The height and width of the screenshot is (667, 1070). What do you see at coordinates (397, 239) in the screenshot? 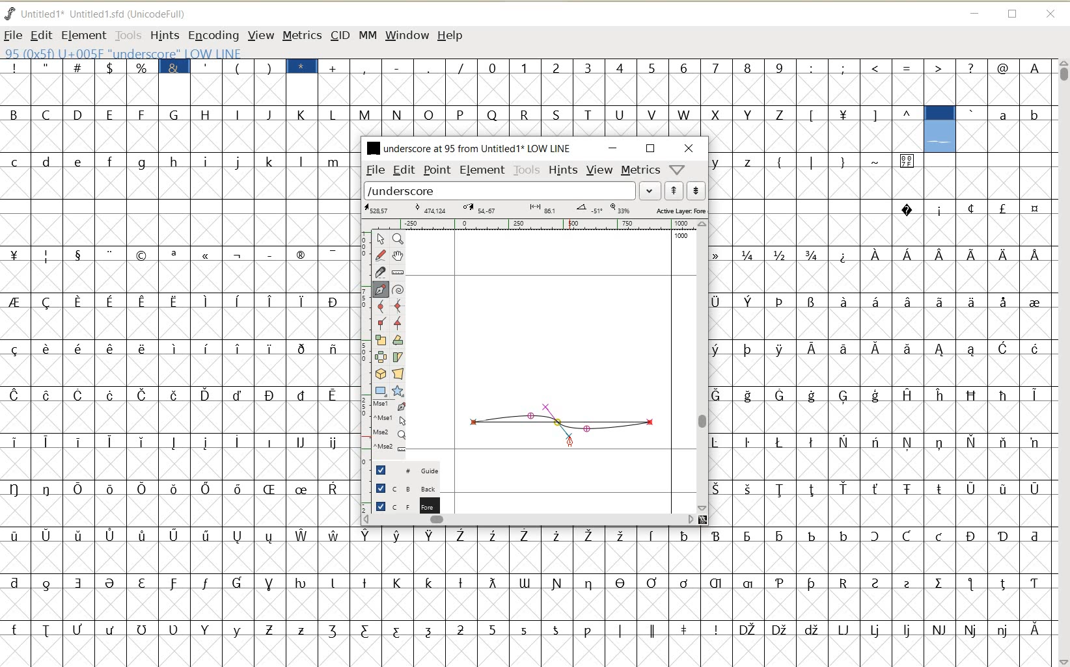
I see `Magnify` at bounding box center [397, 239].